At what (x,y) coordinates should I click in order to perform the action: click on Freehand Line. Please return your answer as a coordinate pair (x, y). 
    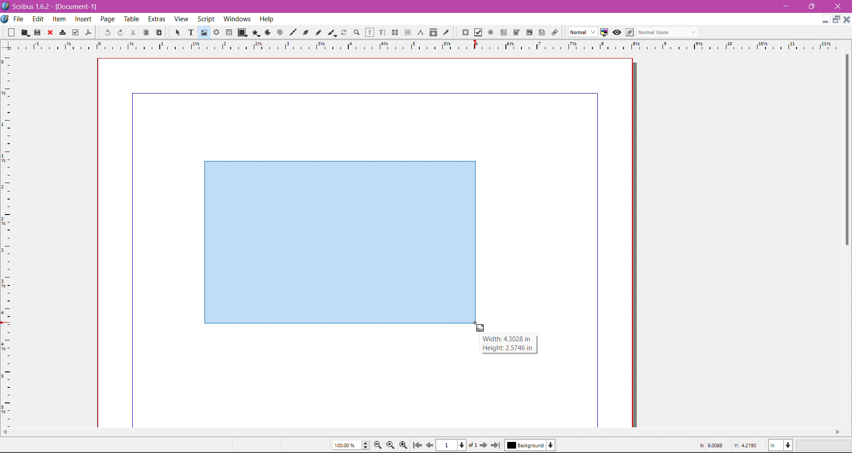
    Looking at the image, I should click on (319, 32).